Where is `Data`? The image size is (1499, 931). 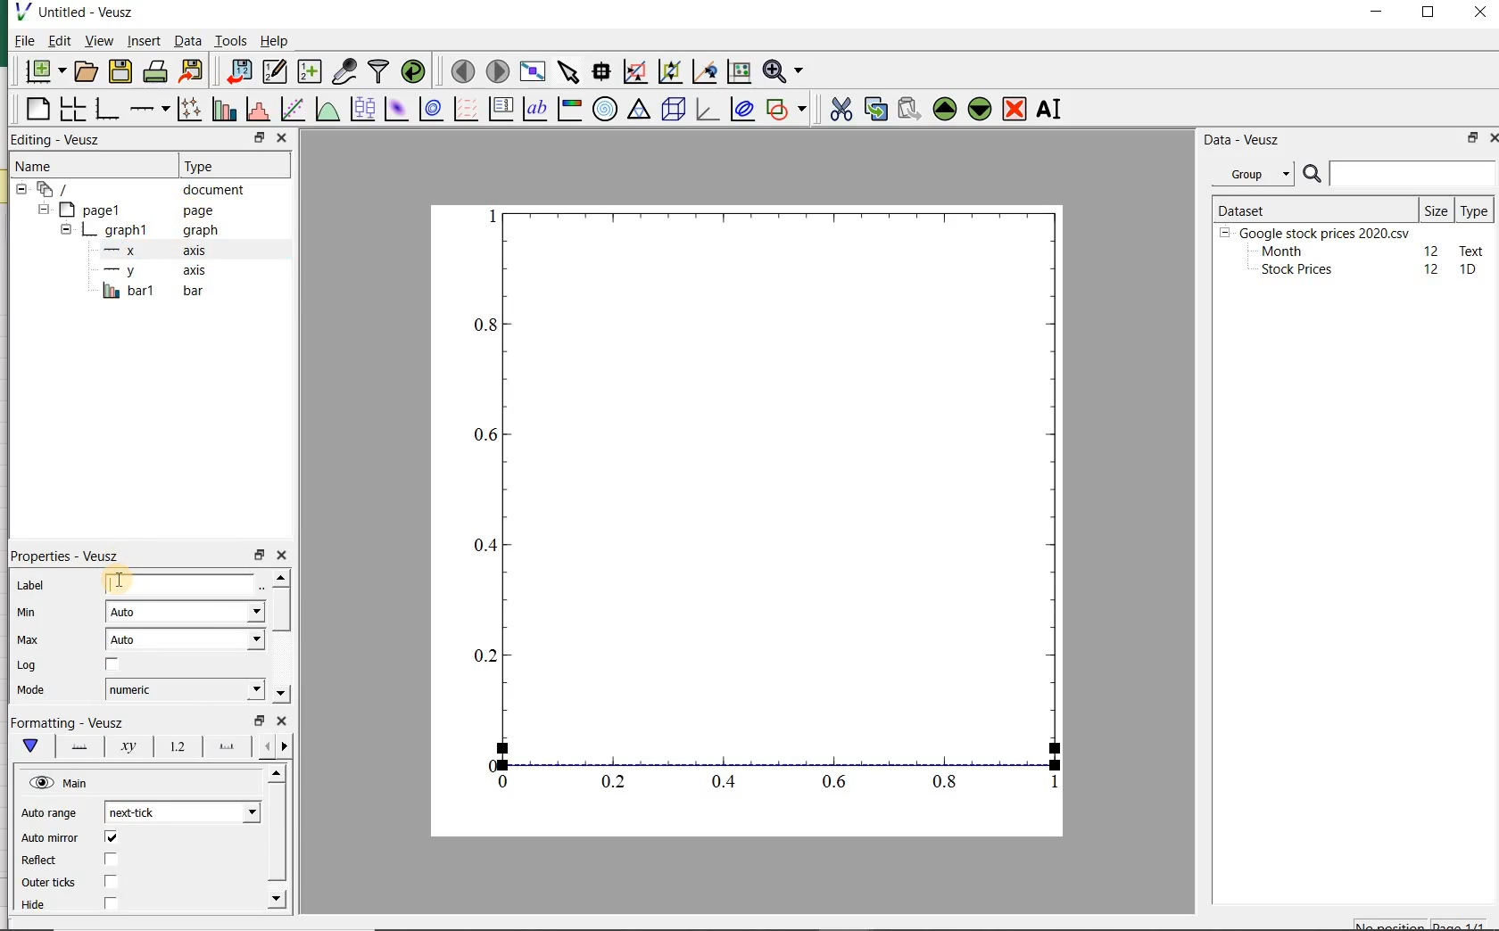
Data is located at coordinates (187, 43).